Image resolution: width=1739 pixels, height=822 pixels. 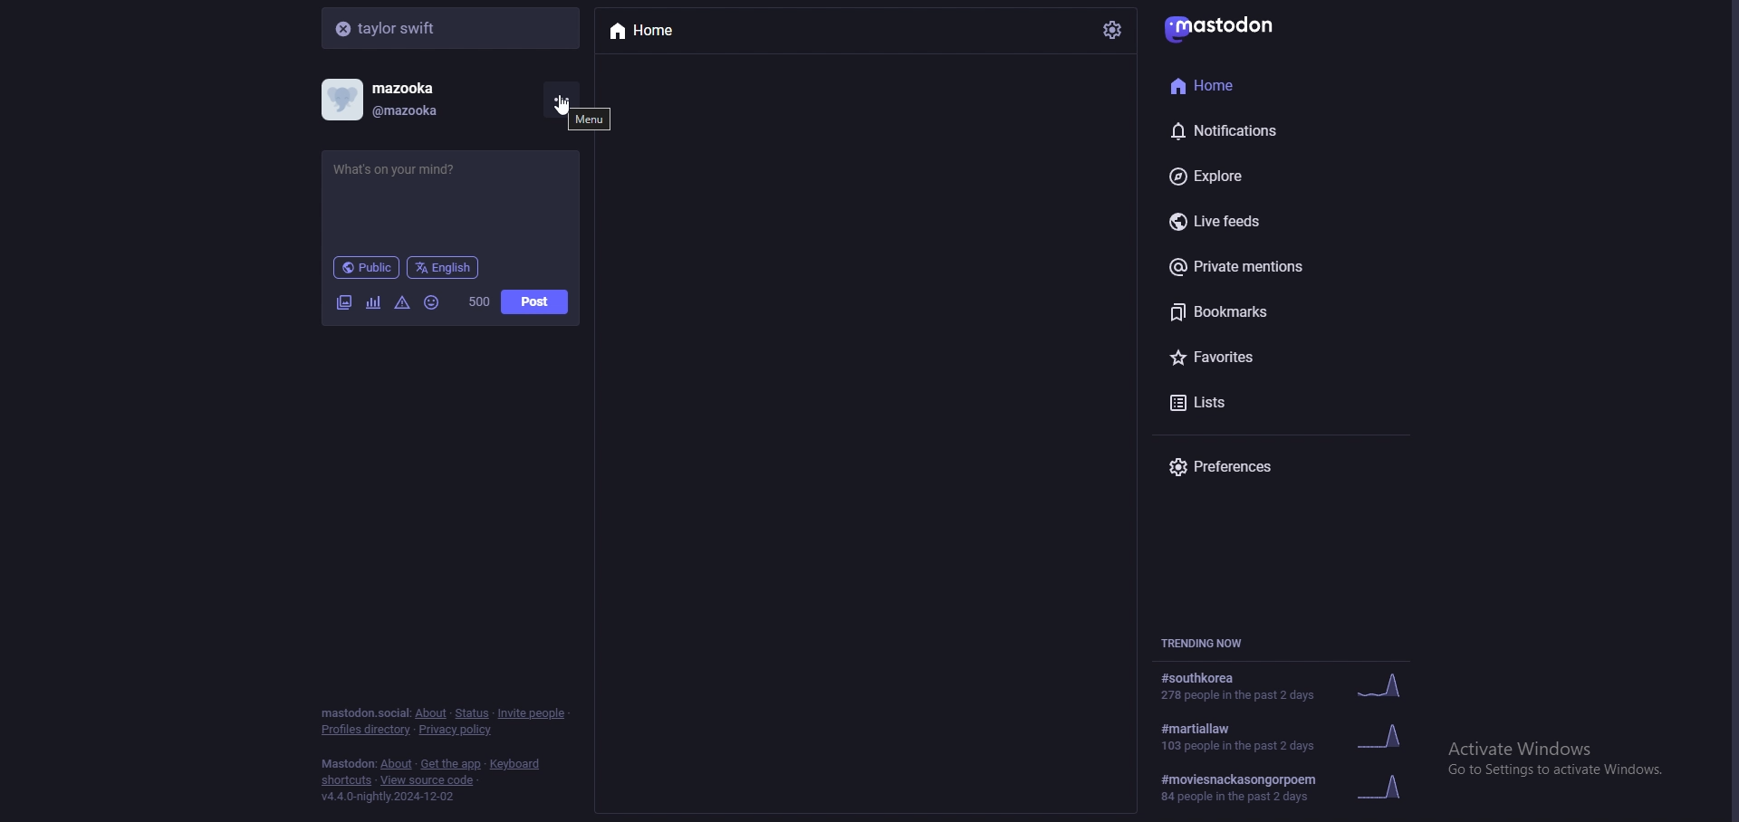 What do you see at coordinates (1226, 27) in the screenshot?
I see `mastodon` at bounding box center [1226, 27].